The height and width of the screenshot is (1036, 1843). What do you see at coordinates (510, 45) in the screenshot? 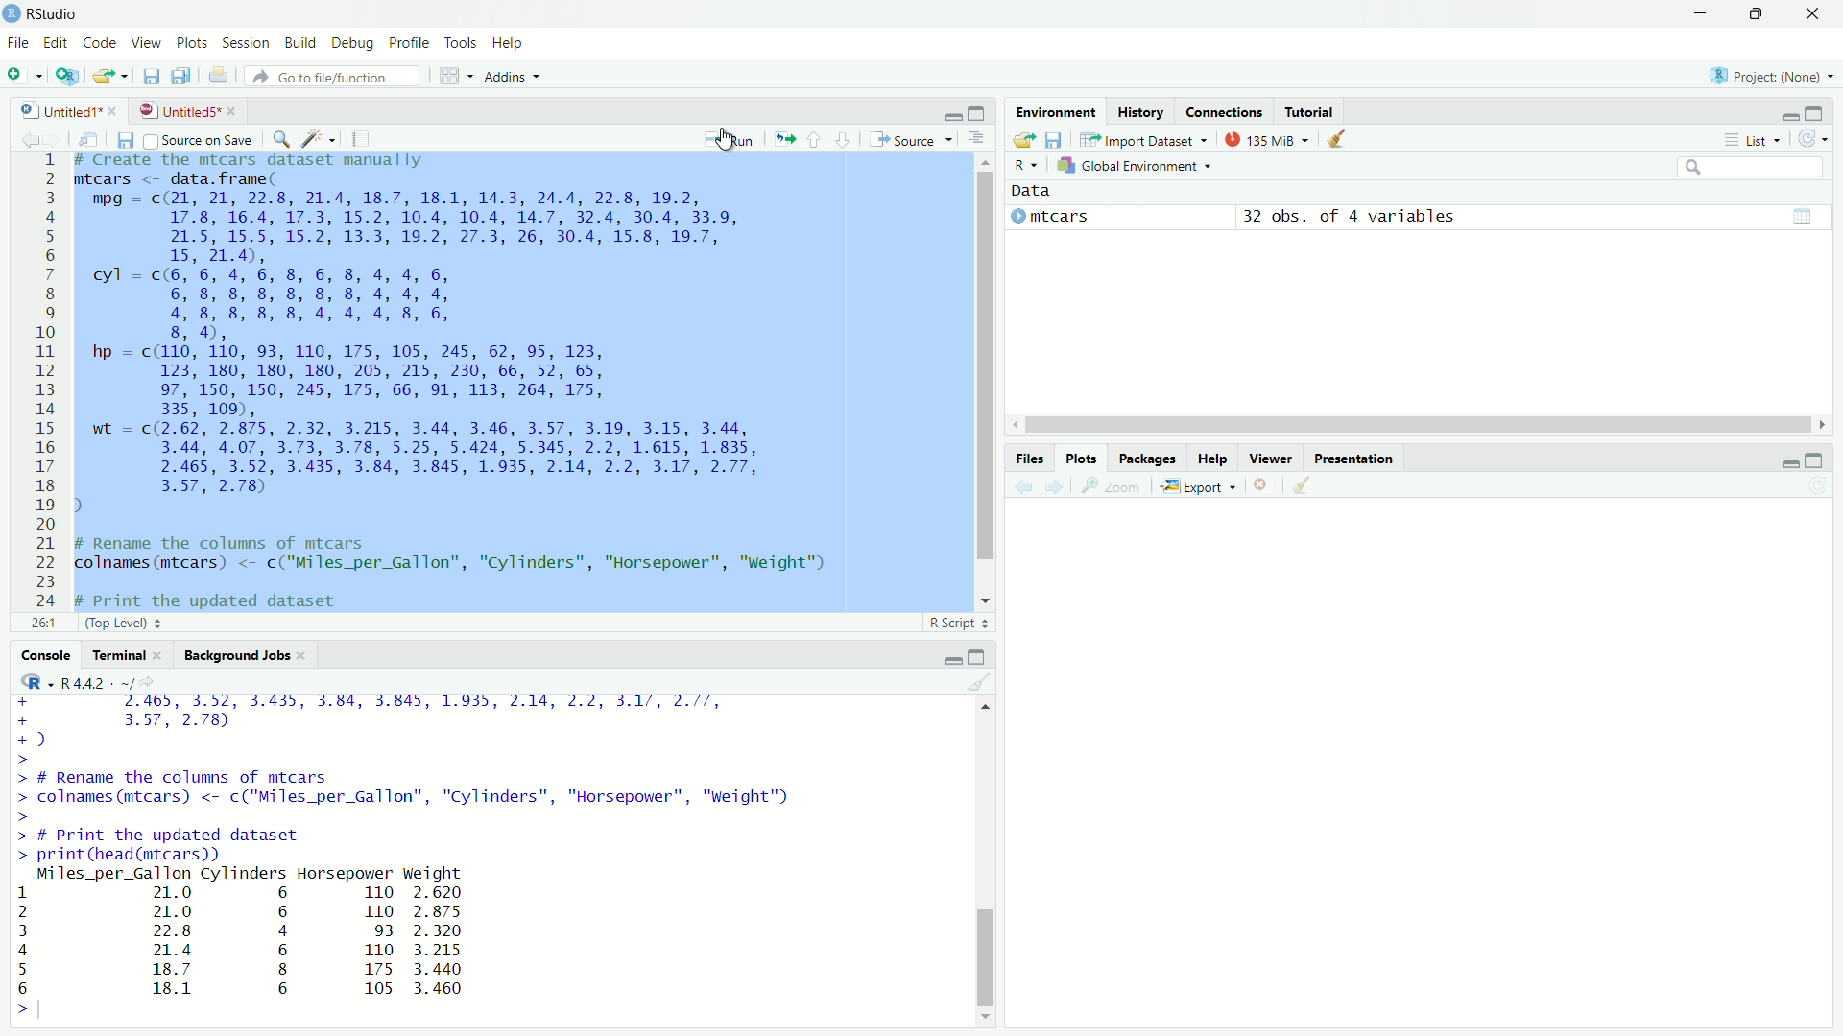
I see `Help` at bounding box center [510, 45].